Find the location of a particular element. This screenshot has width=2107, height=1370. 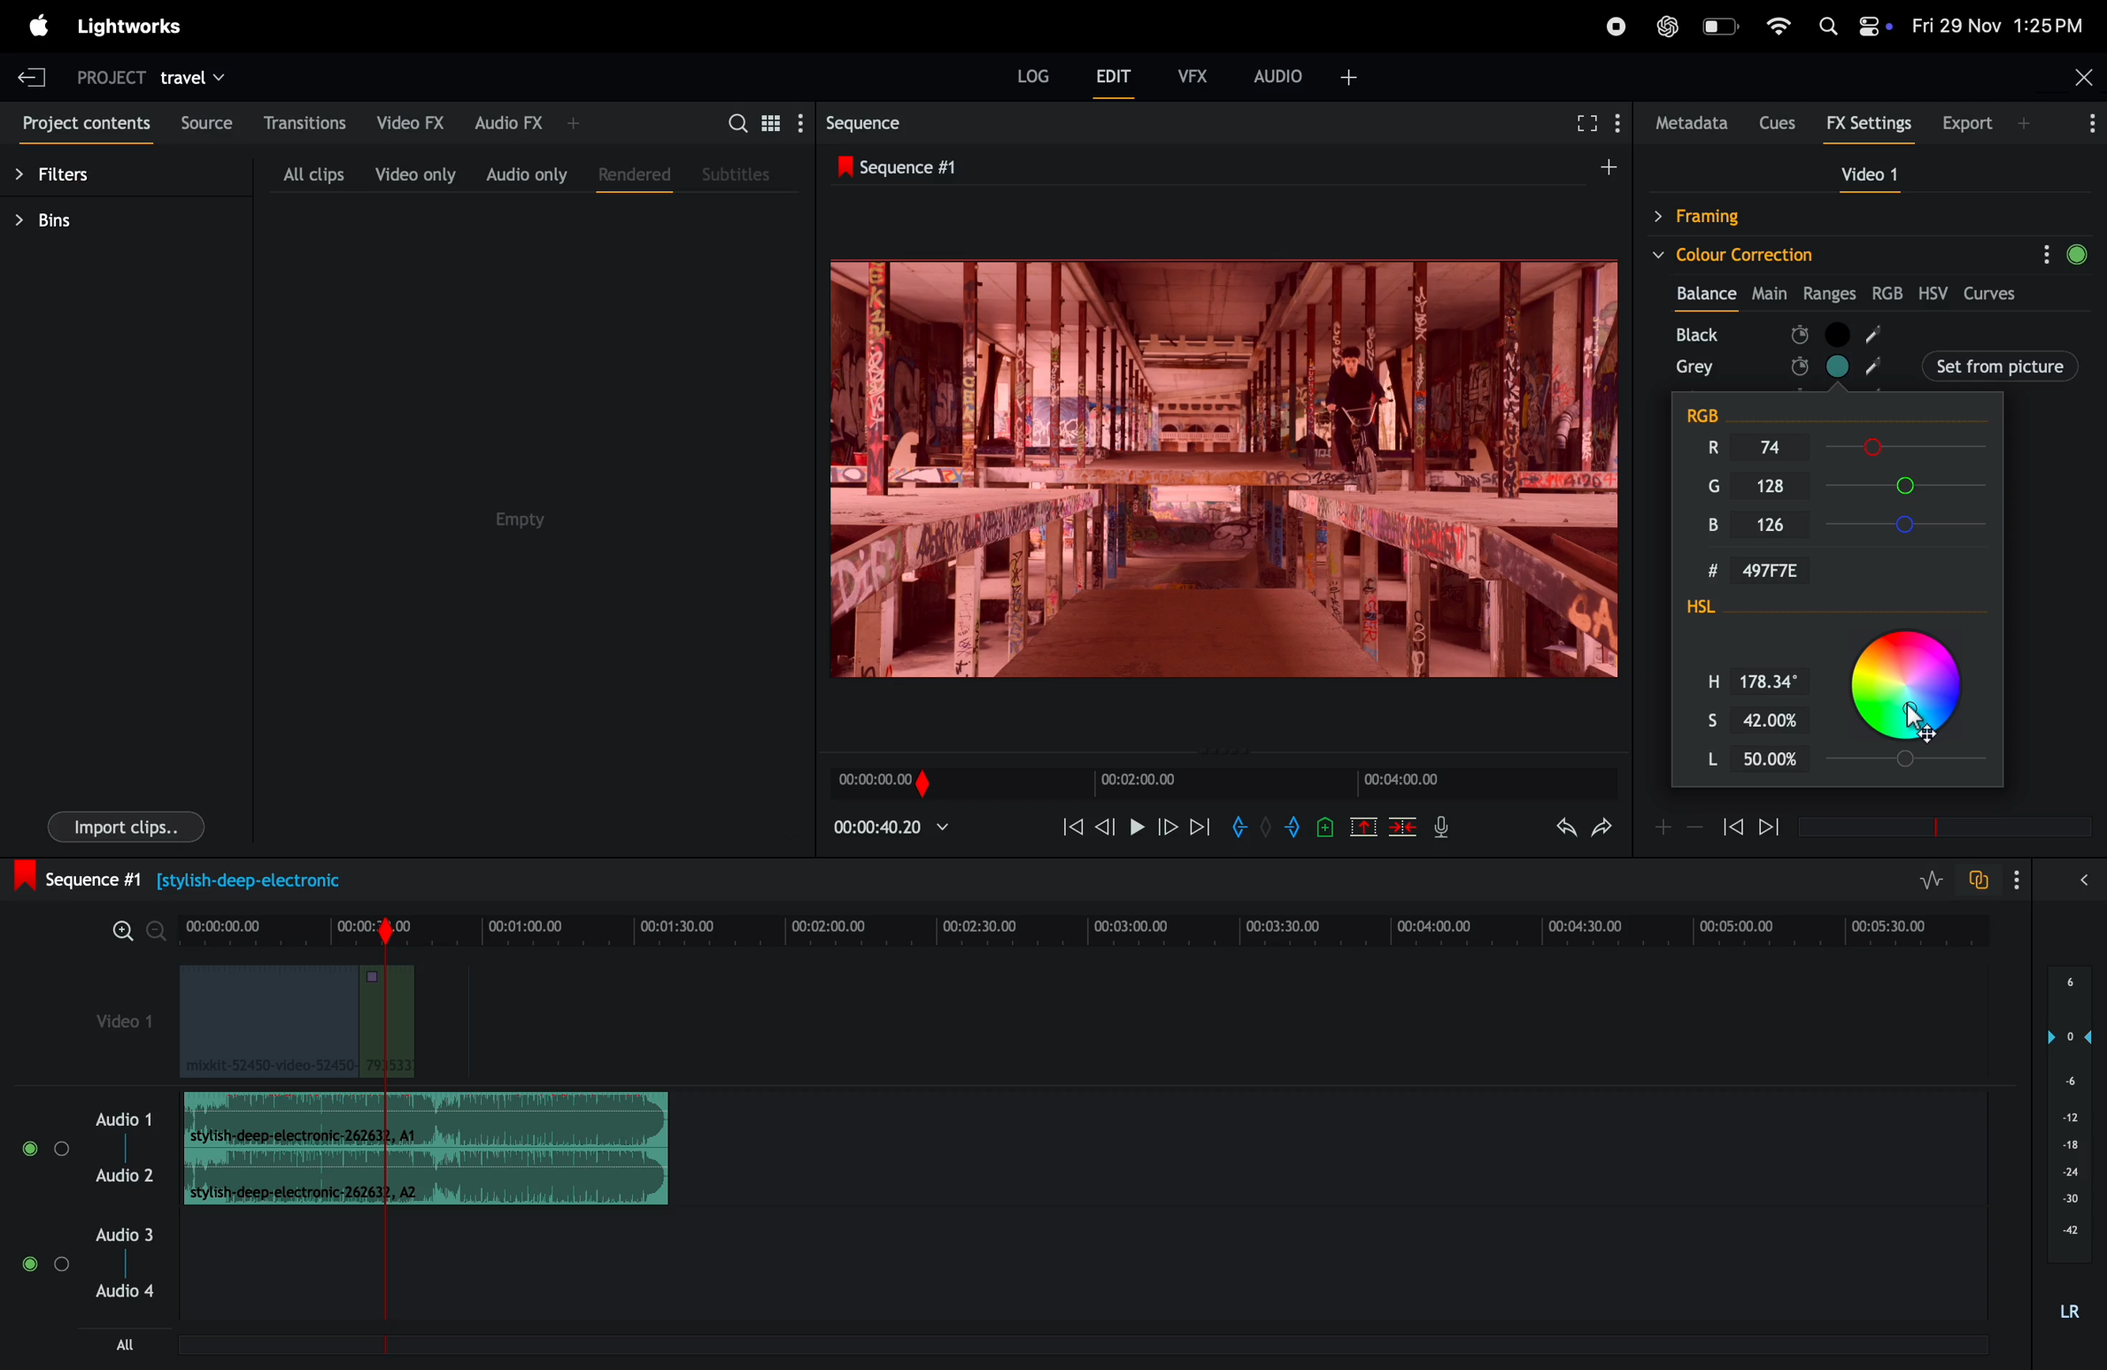

date and time is located at coordinates (2000, 24).